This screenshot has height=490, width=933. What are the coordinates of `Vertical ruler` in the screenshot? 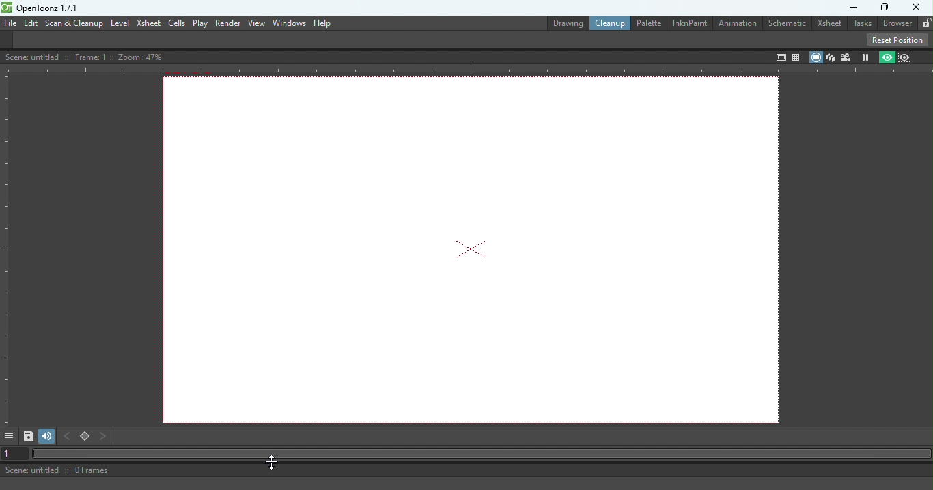 It's located at (6, 248).